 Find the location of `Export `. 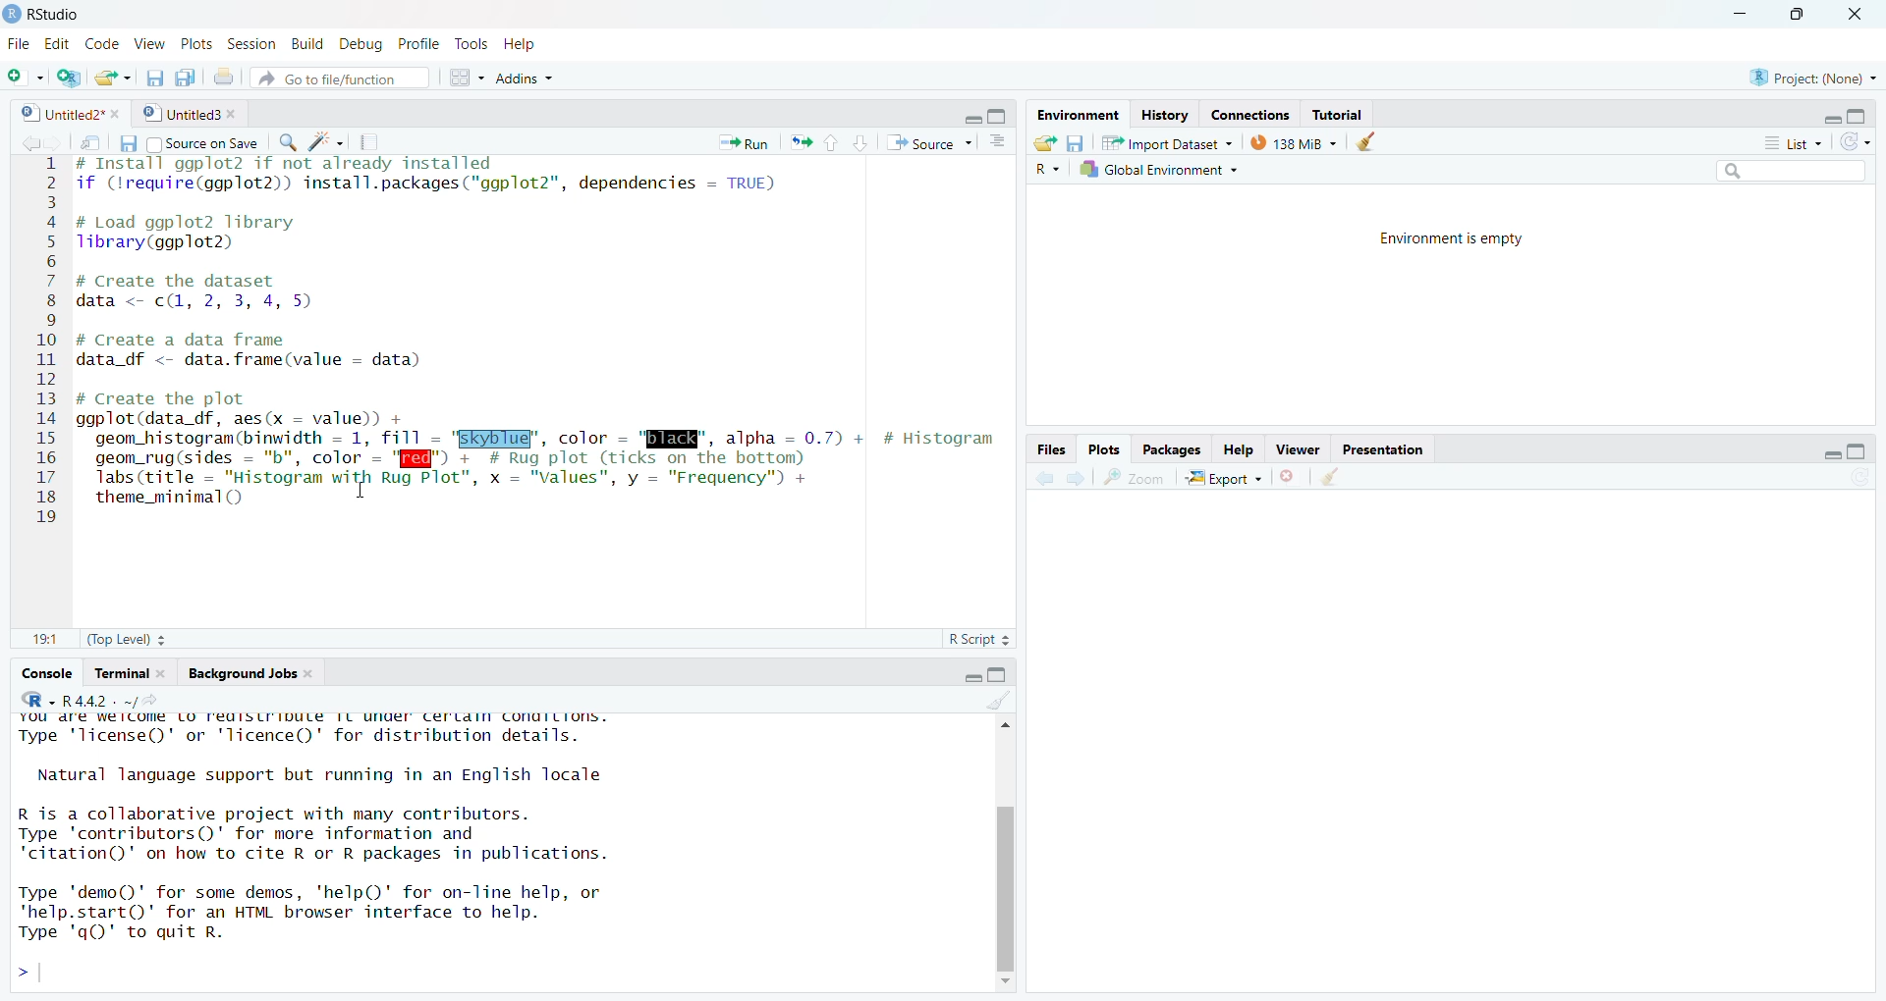

Export  is located at coordinates (1218, 478).